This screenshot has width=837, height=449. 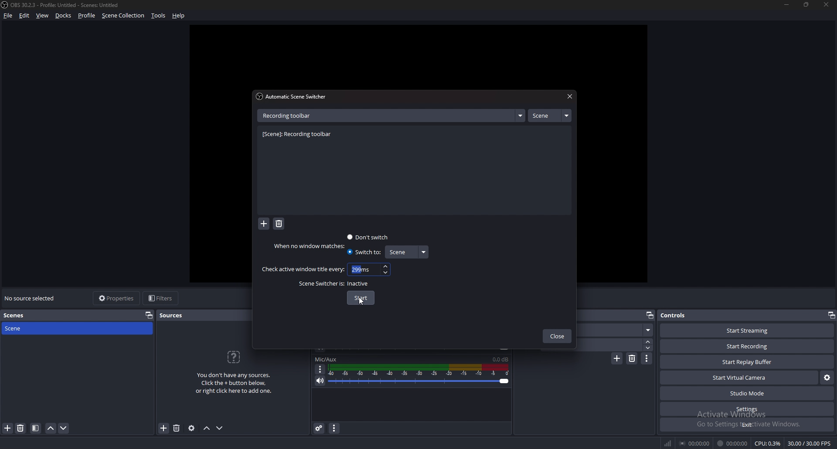 What do you see at coordinates (695, 443) in the screenshot?
I see `stream duration` at bounding box center [695, 443].